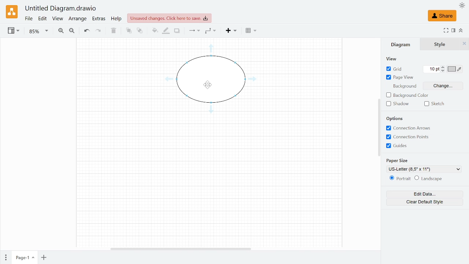  I want to click on GRid, so click(398, 69).